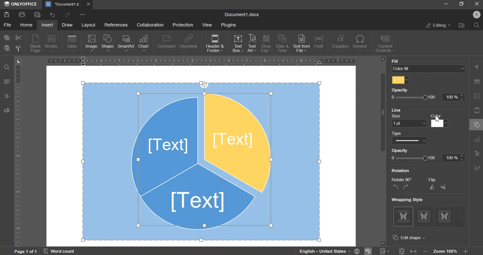 This screenshot has height=255, width=483. What do you see at coordinates (416, 238) in the screenshot?
I see `advanced settings` at bounding box center [416, 238].